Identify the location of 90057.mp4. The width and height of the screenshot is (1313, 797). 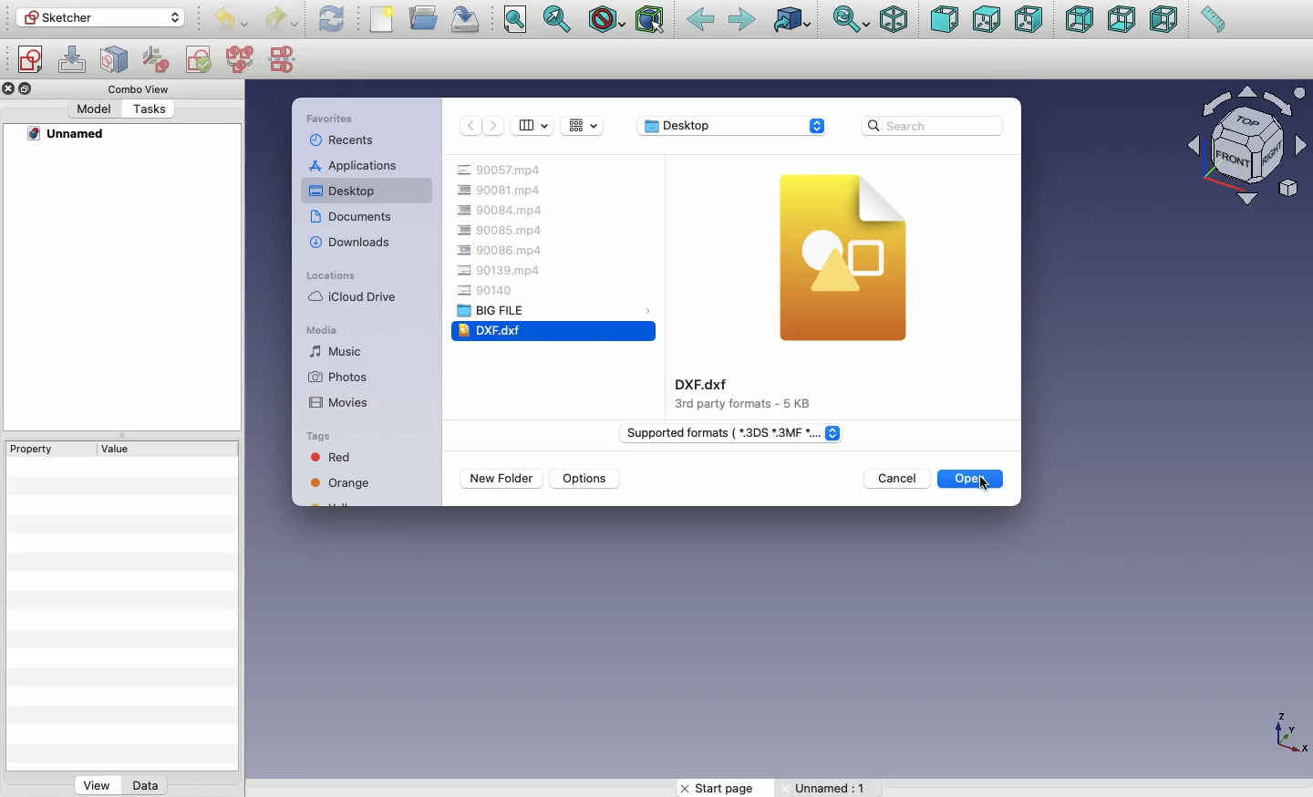
(503, 171).